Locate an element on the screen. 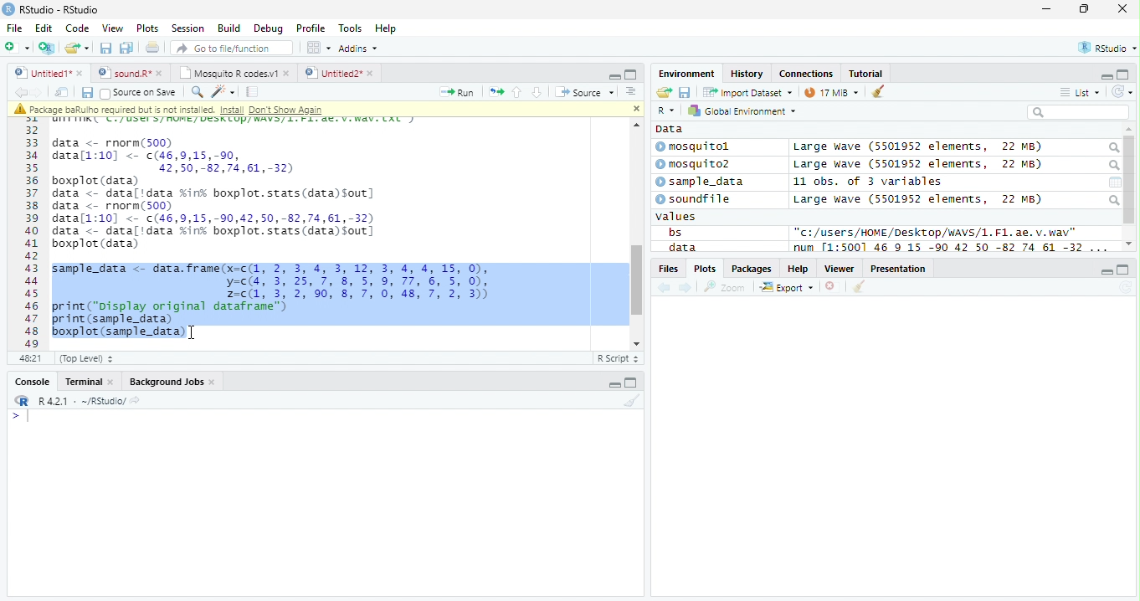 This screenshot has width=1140, height=601. search is located at coordinates (1112, 166).